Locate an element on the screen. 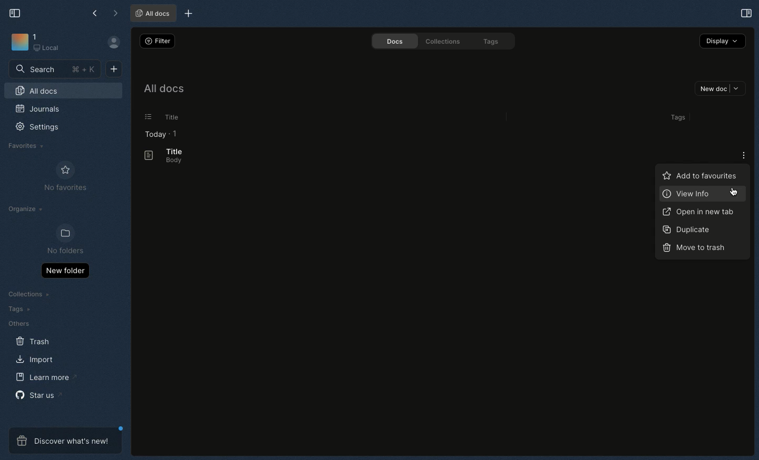  Favorites is located at coordinates (26, 146).